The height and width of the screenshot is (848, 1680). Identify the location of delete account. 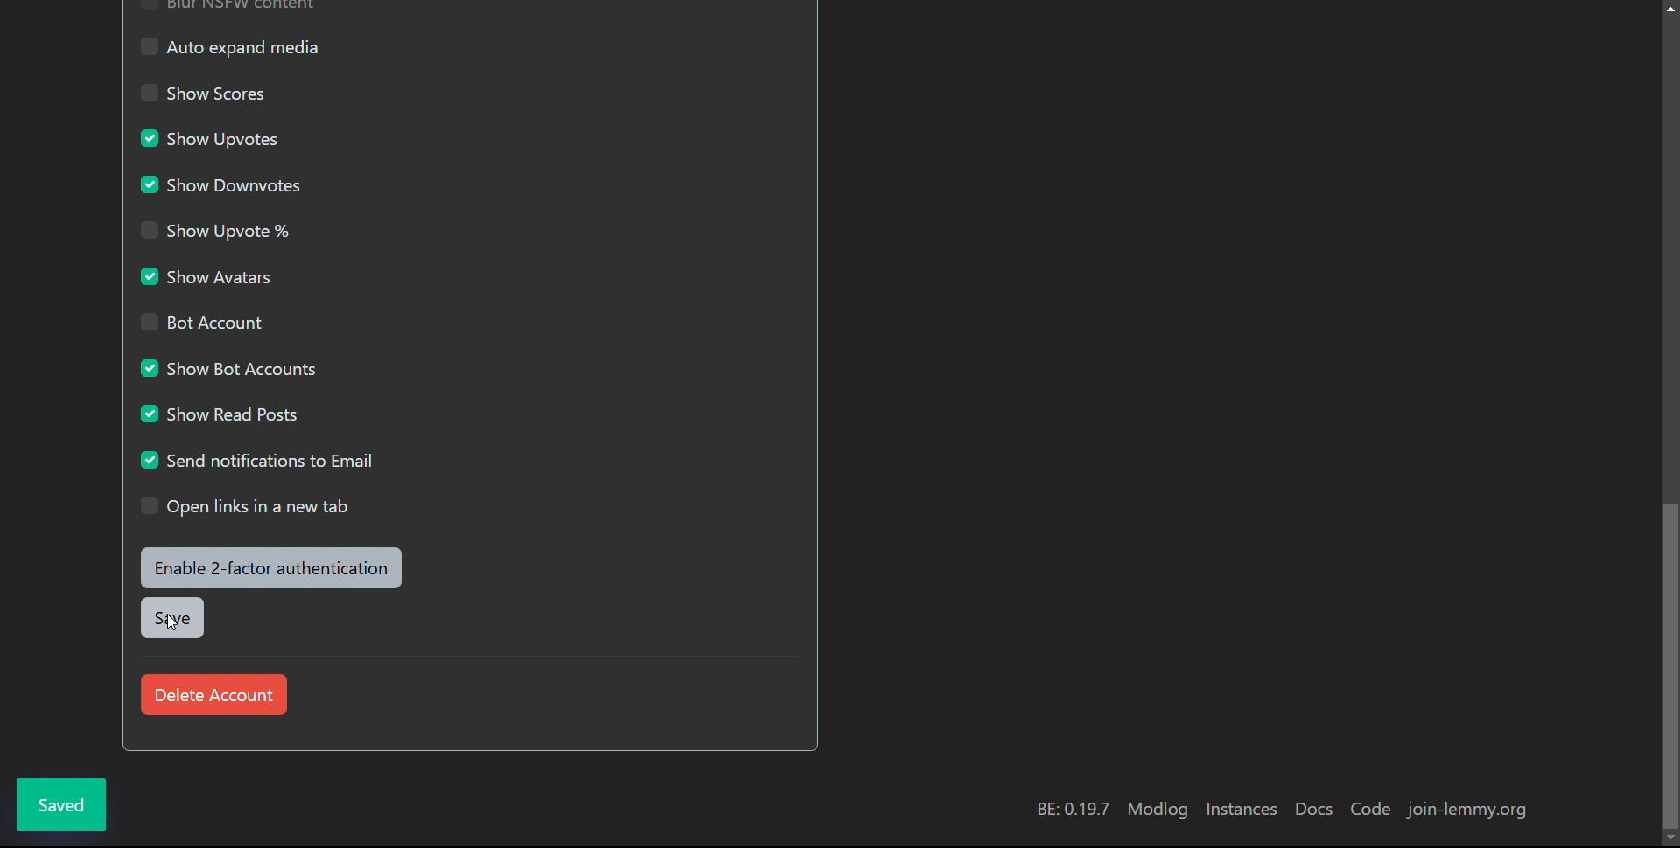
(212, 694).